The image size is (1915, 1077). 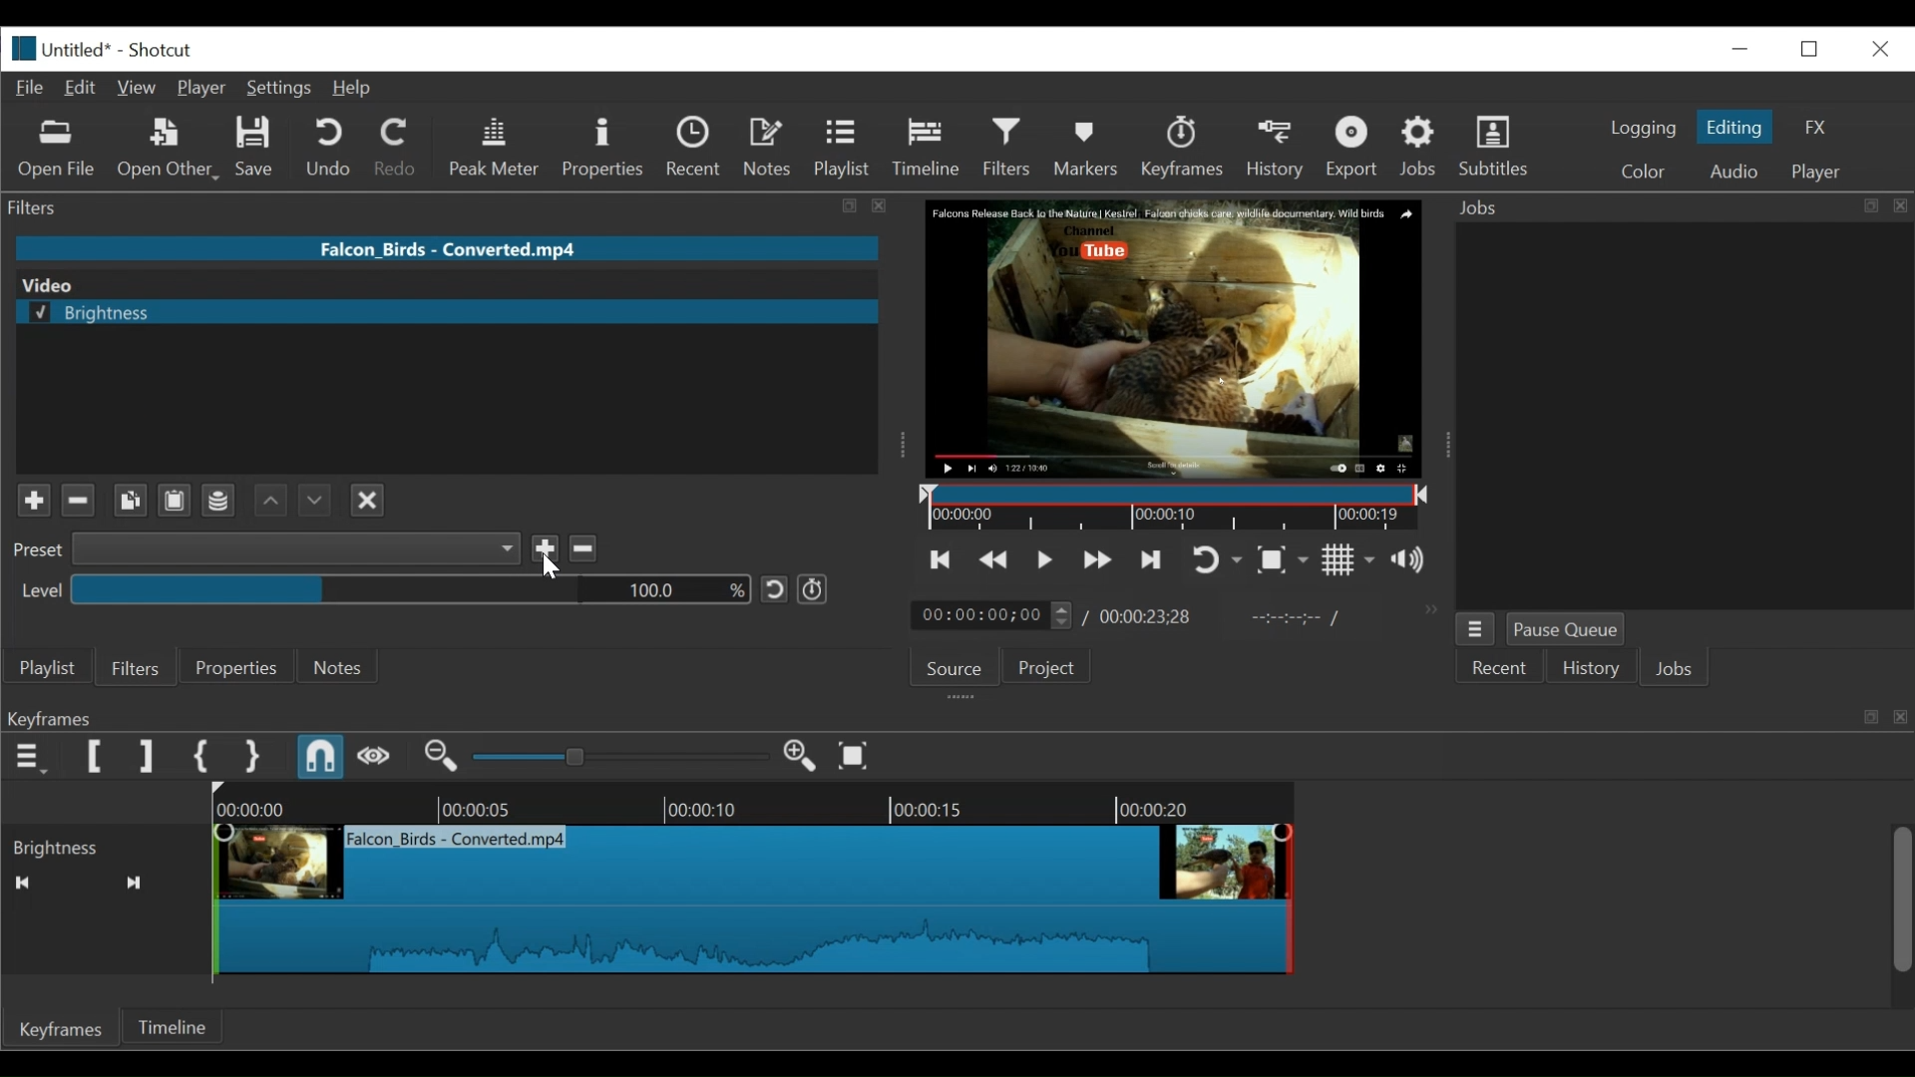 I want to click on Export, so click(x=1353, y=148).